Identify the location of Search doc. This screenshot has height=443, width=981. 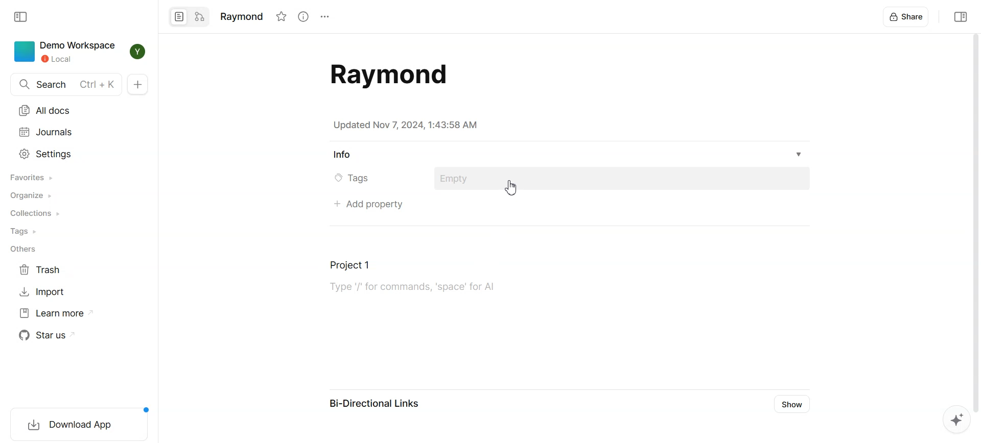
(65, 84).